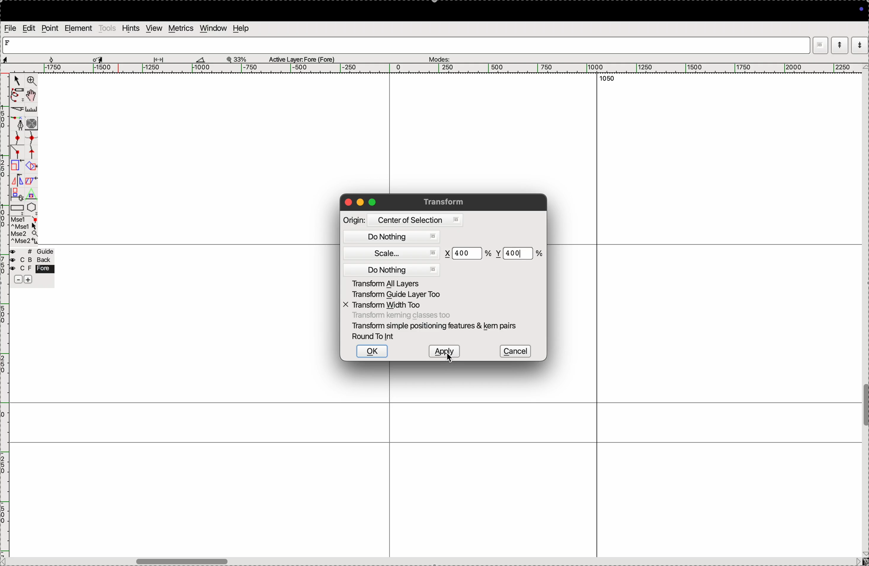 Image resolution: width=869 pixels, height=566 pixels. I want to click on round to int, so click(375, 337).